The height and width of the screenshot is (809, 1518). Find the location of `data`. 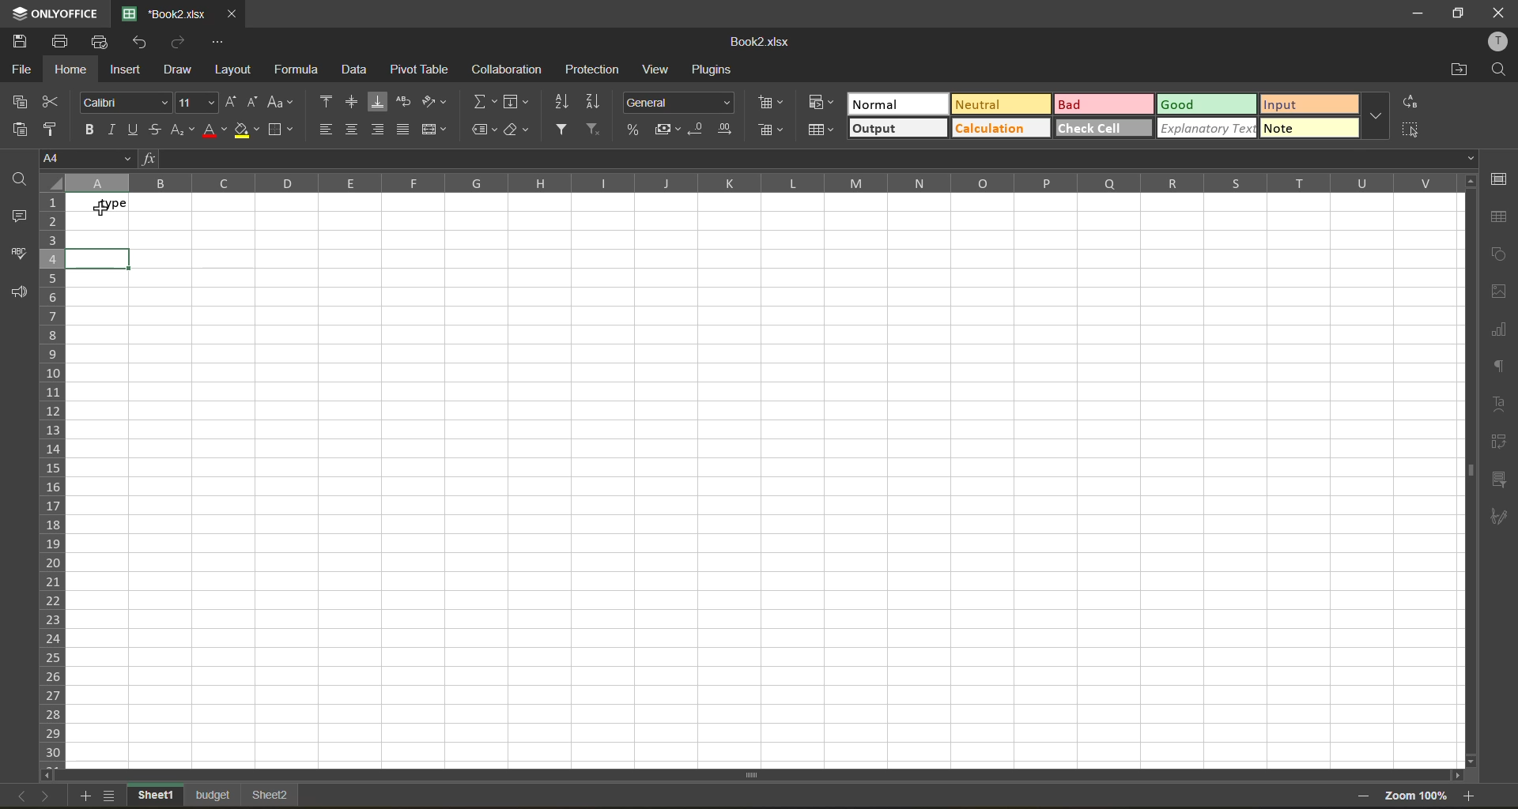

data is located at coordinates (356, 70).